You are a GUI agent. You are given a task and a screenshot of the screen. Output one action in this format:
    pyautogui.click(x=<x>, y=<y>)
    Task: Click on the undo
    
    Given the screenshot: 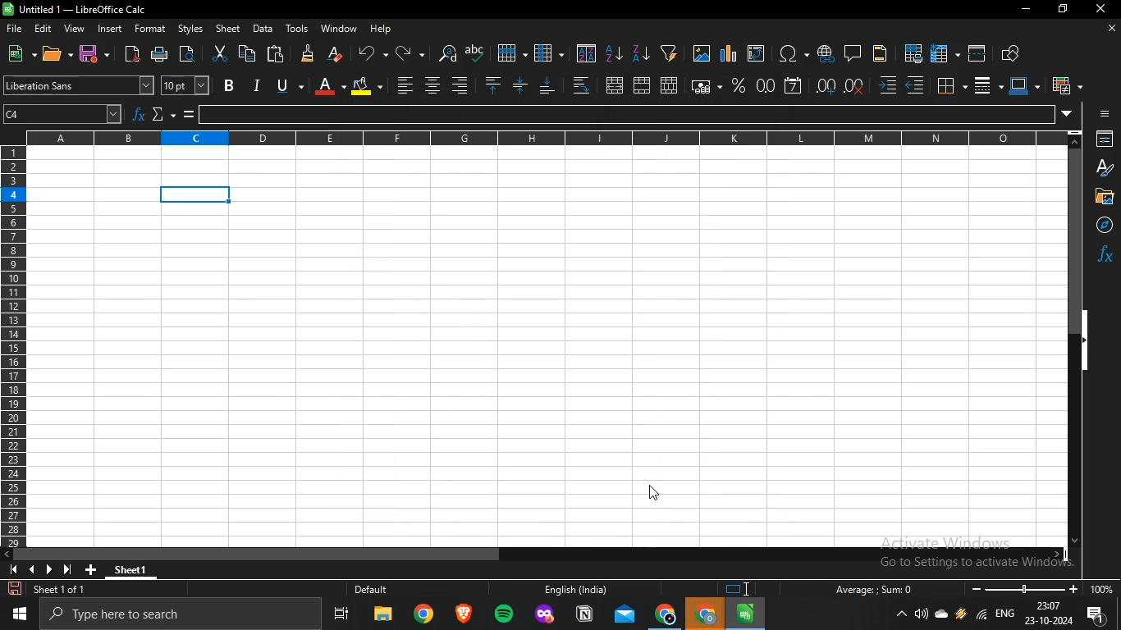 What is the action you would take?
    pyautogui.click(x=369, y=52)
    